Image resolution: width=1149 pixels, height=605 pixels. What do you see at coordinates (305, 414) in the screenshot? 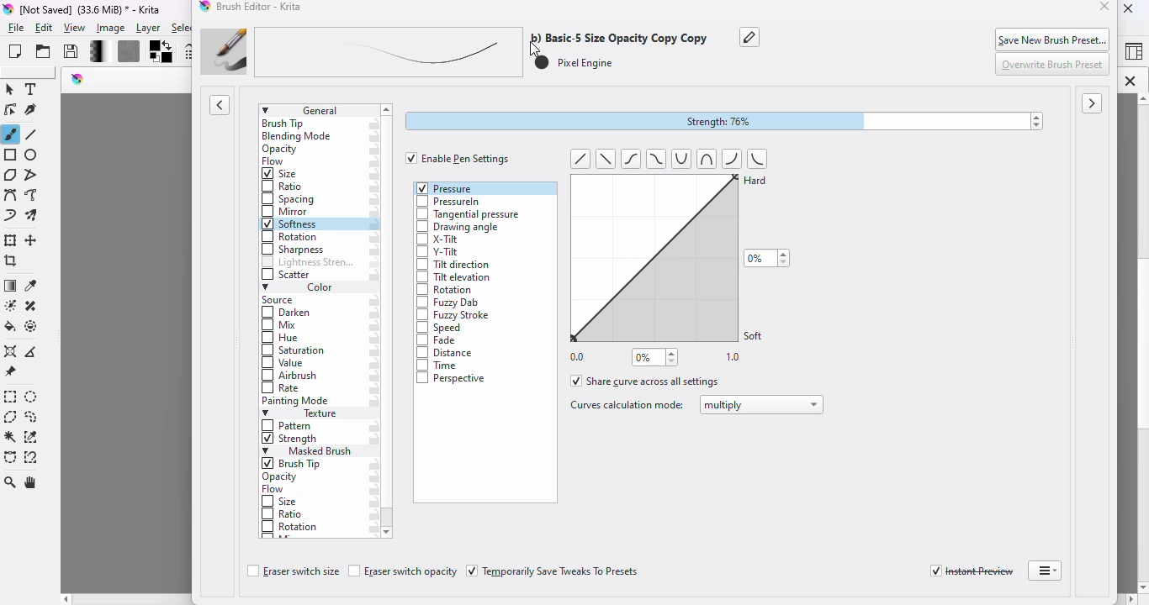
I see `texture` at bounding box center [305, 414].